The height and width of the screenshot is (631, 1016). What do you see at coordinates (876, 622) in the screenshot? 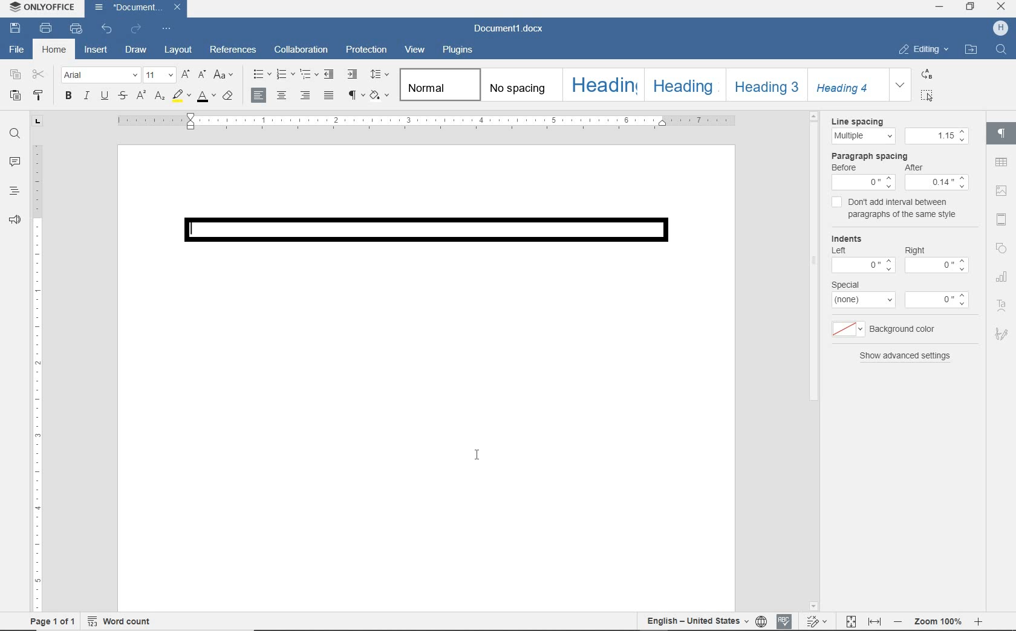
I see `Fit to width` at bounding box center [876, 622].